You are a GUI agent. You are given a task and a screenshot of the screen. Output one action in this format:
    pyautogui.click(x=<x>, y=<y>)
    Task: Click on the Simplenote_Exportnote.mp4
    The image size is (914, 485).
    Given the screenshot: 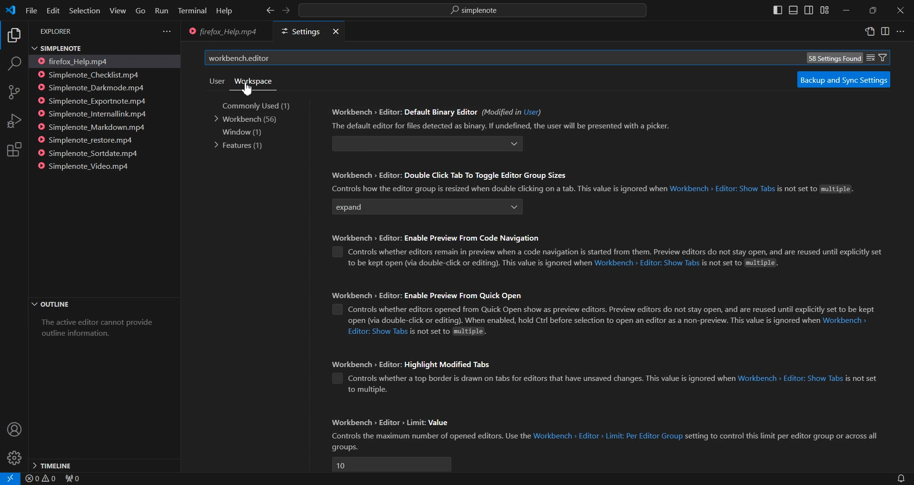 What is the action you would take?
    pyautogui.click(x=93, y=100)
    